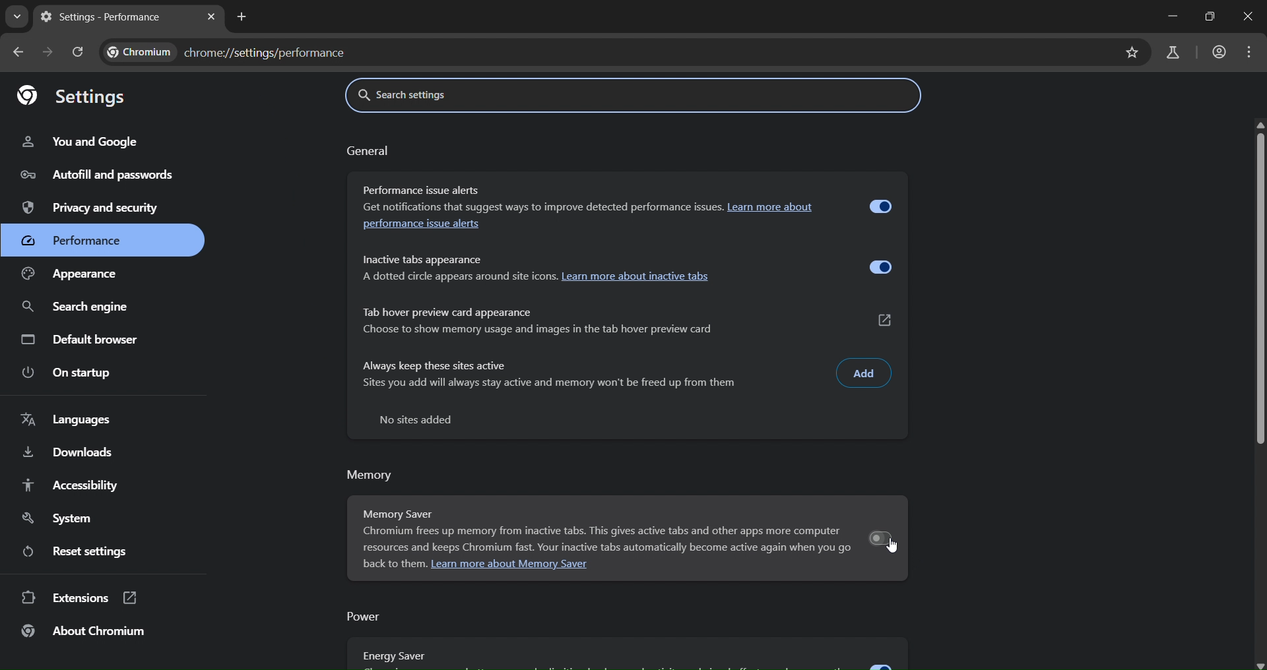  I want to click on minimize, so click(1171, 17).